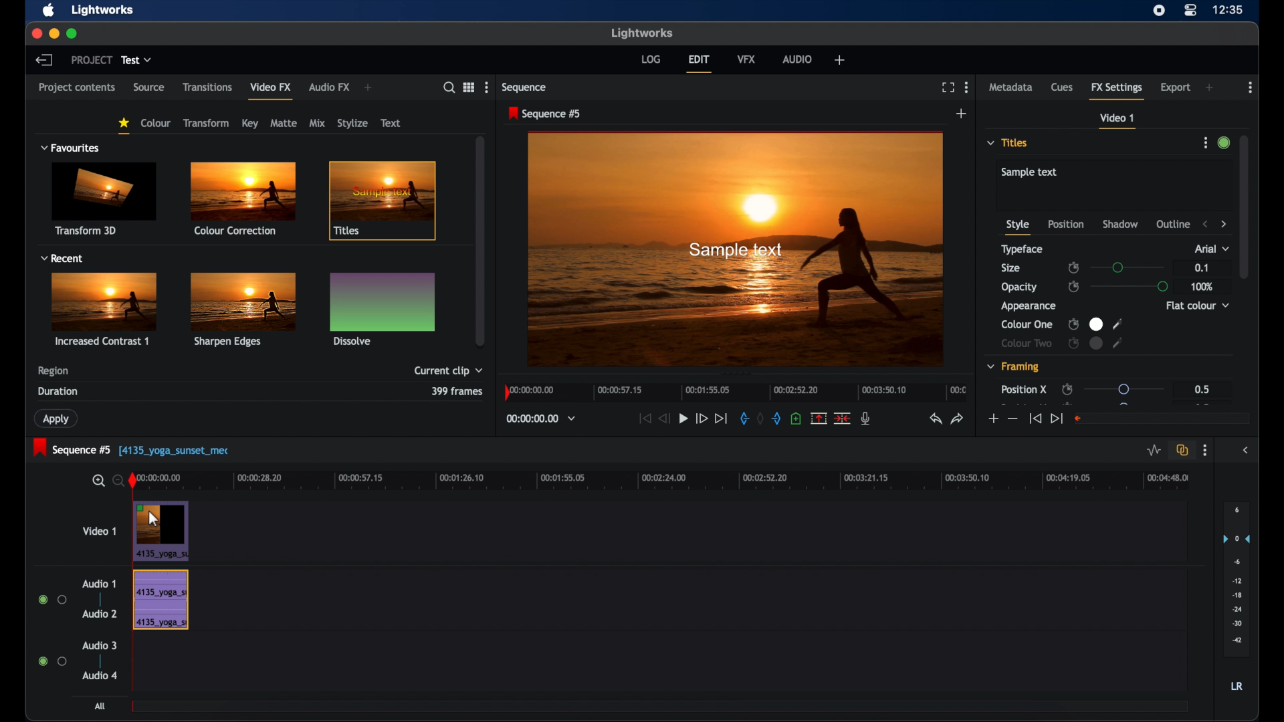 This screenshot has width=1284, height=722. What do you see at coordinates (207, 123) in the screenshot?
I see `transform` at bounding box center [207, 123].